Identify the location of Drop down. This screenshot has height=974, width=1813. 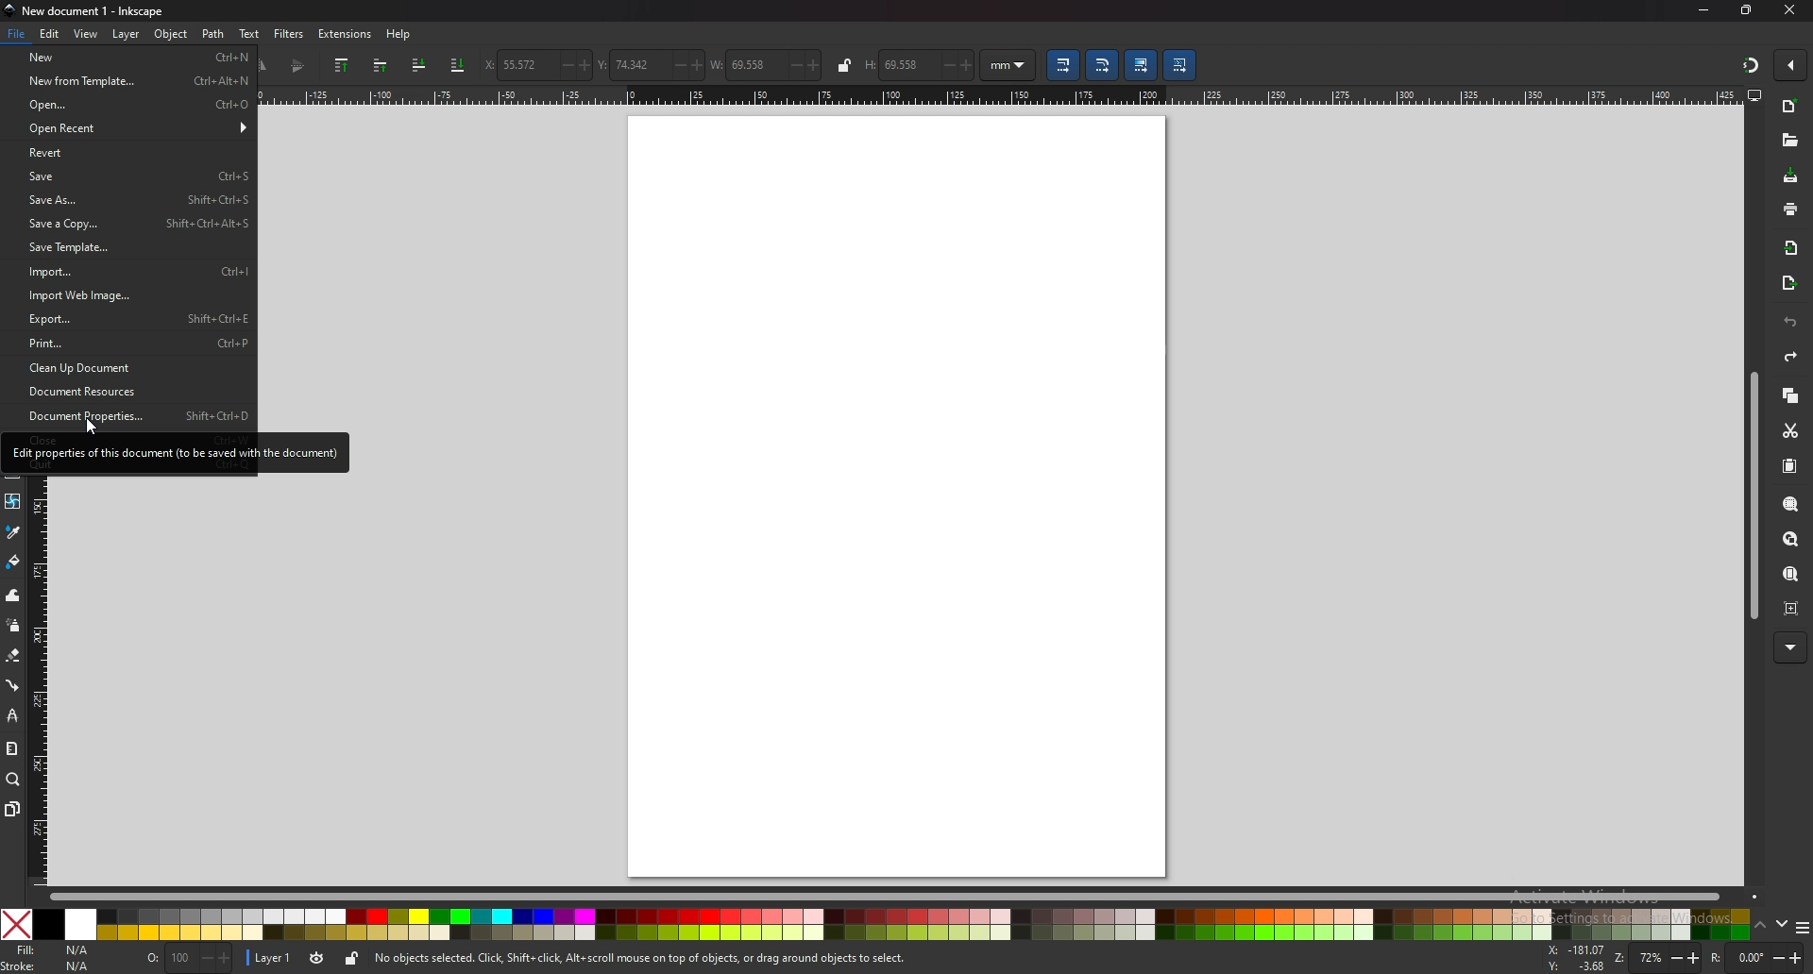
(1024, 64).